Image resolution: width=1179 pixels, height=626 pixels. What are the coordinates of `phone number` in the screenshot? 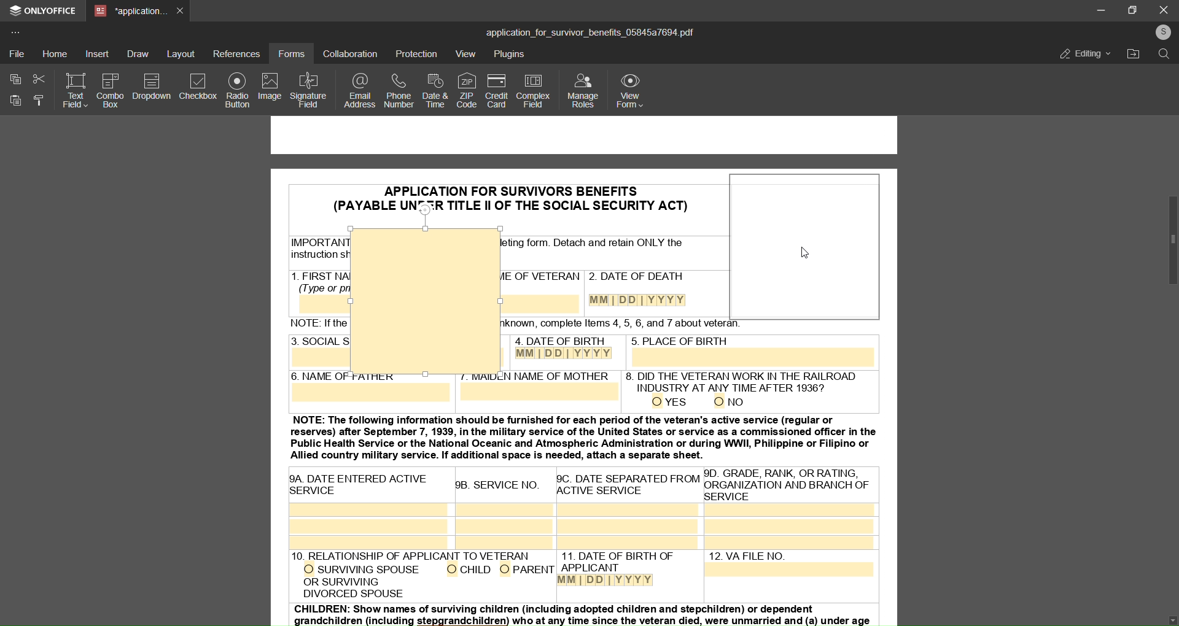 It's located at (397, 92).